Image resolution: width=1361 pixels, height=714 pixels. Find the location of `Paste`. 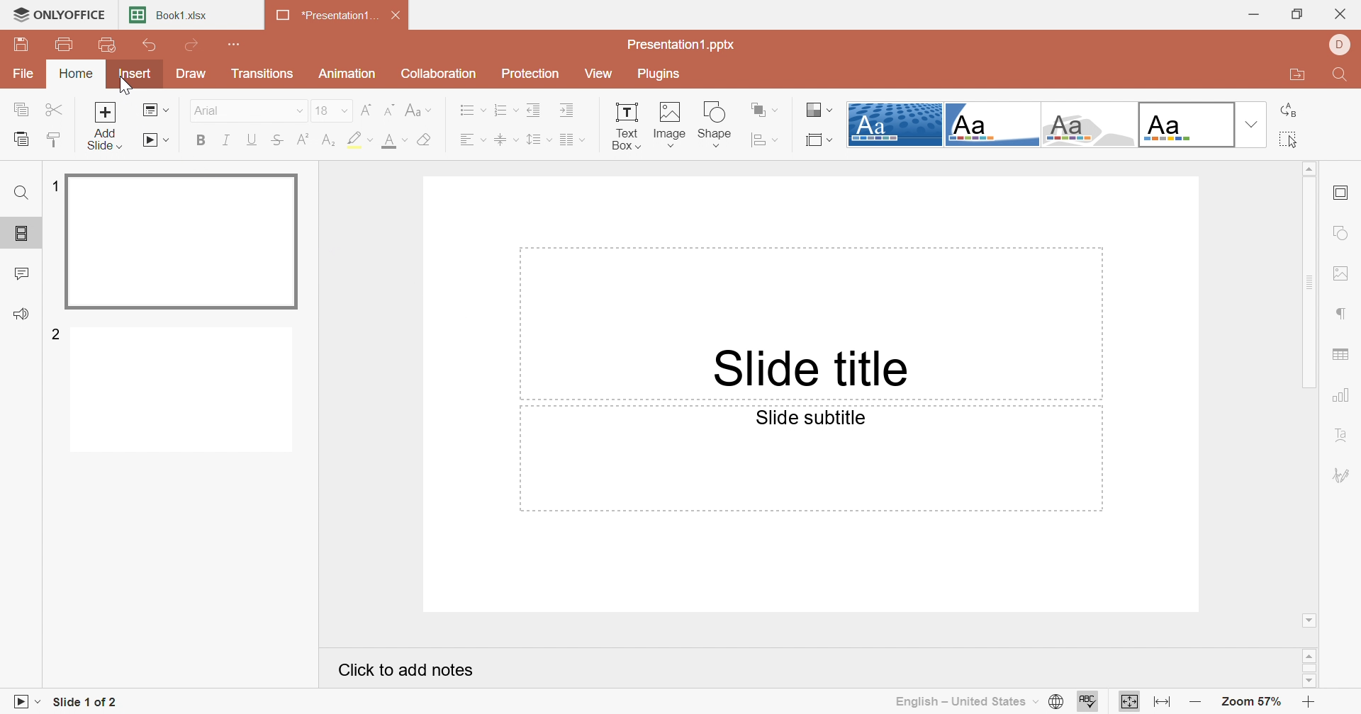

Paste is located at coordinates (21, 140).